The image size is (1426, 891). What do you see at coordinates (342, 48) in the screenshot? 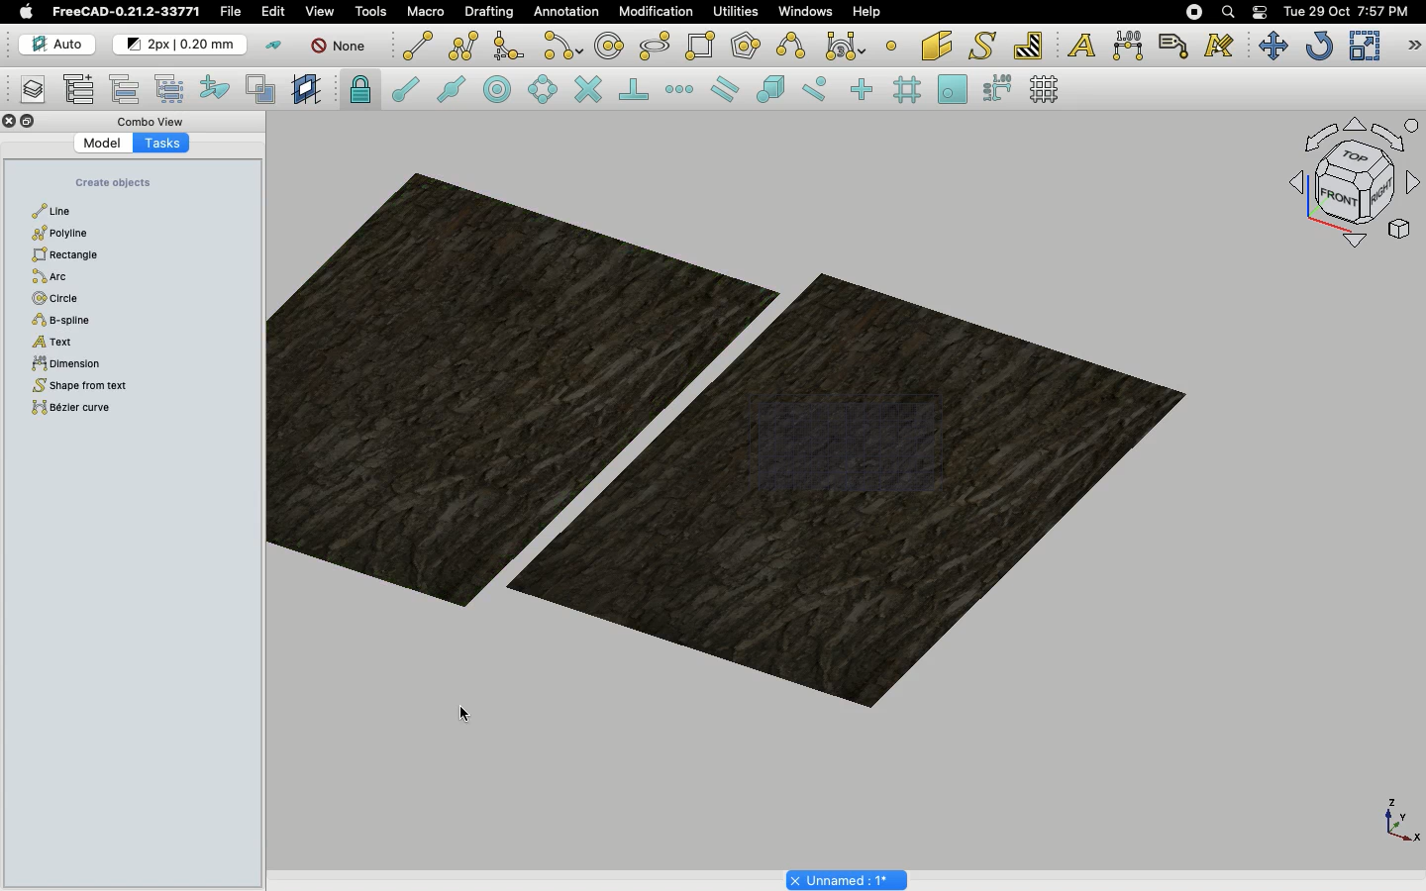
I see `Autogroup off` at bounding box center [342, 48].